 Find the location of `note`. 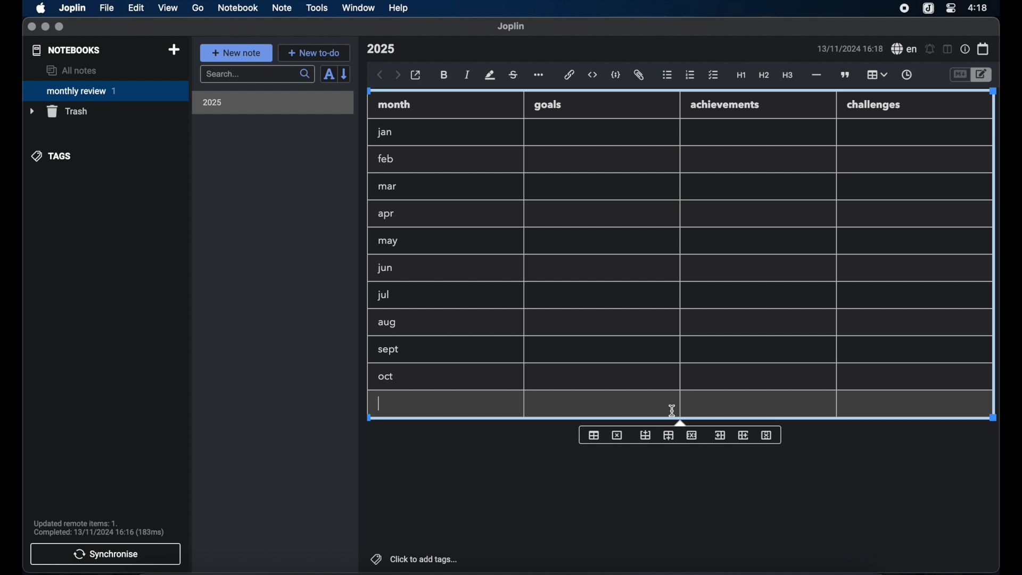

note is located at coordinates (282, 7).